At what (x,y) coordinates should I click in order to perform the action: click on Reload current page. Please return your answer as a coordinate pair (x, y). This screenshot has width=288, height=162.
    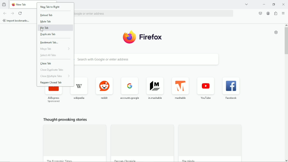
    Looking at the image, I should click on (20, 13).